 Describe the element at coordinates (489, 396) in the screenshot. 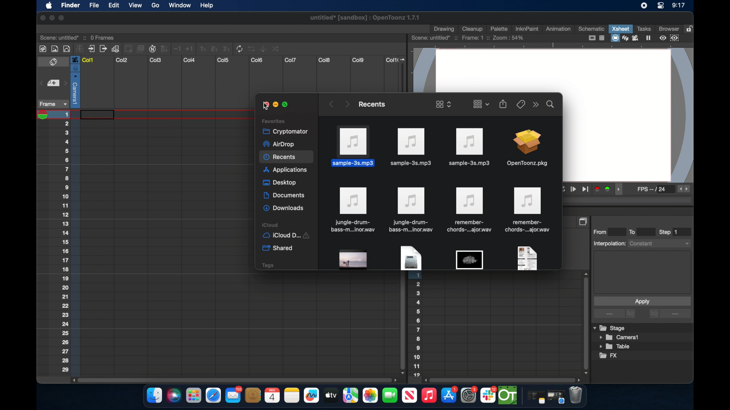

I see `slack` at that location.